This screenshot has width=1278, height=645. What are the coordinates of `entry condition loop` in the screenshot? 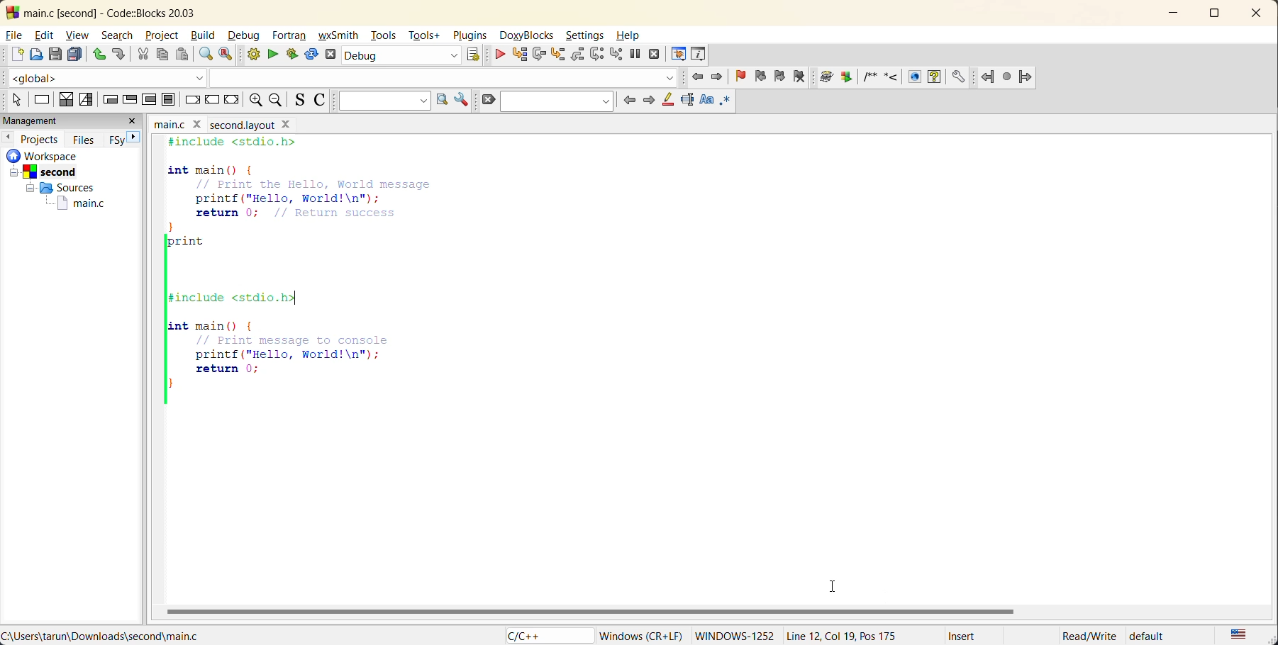 It's located at (109, 99).